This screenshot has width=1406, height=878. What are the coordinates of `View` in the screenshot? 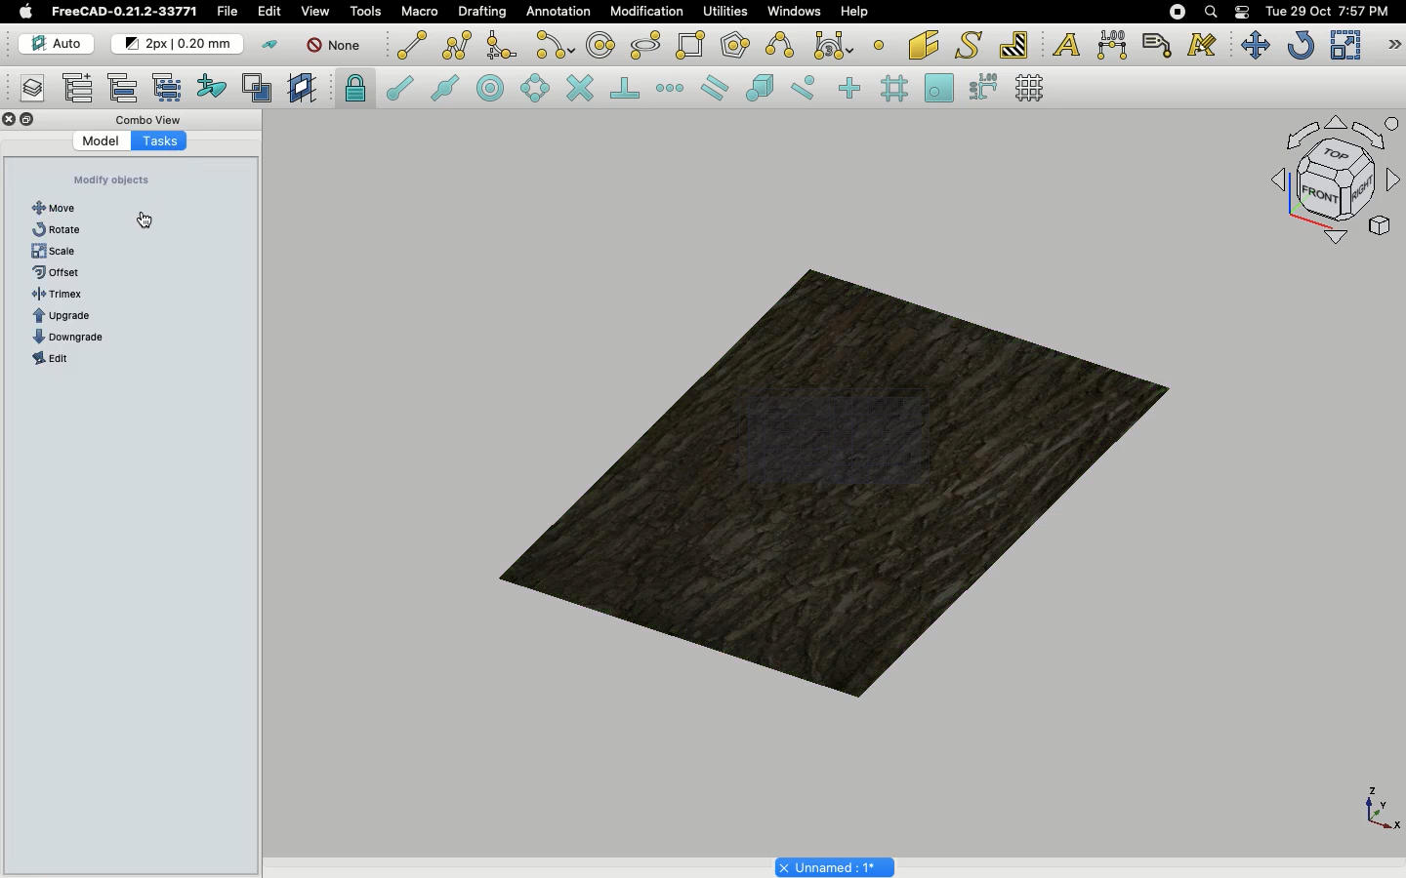 It's located at (315, 10).